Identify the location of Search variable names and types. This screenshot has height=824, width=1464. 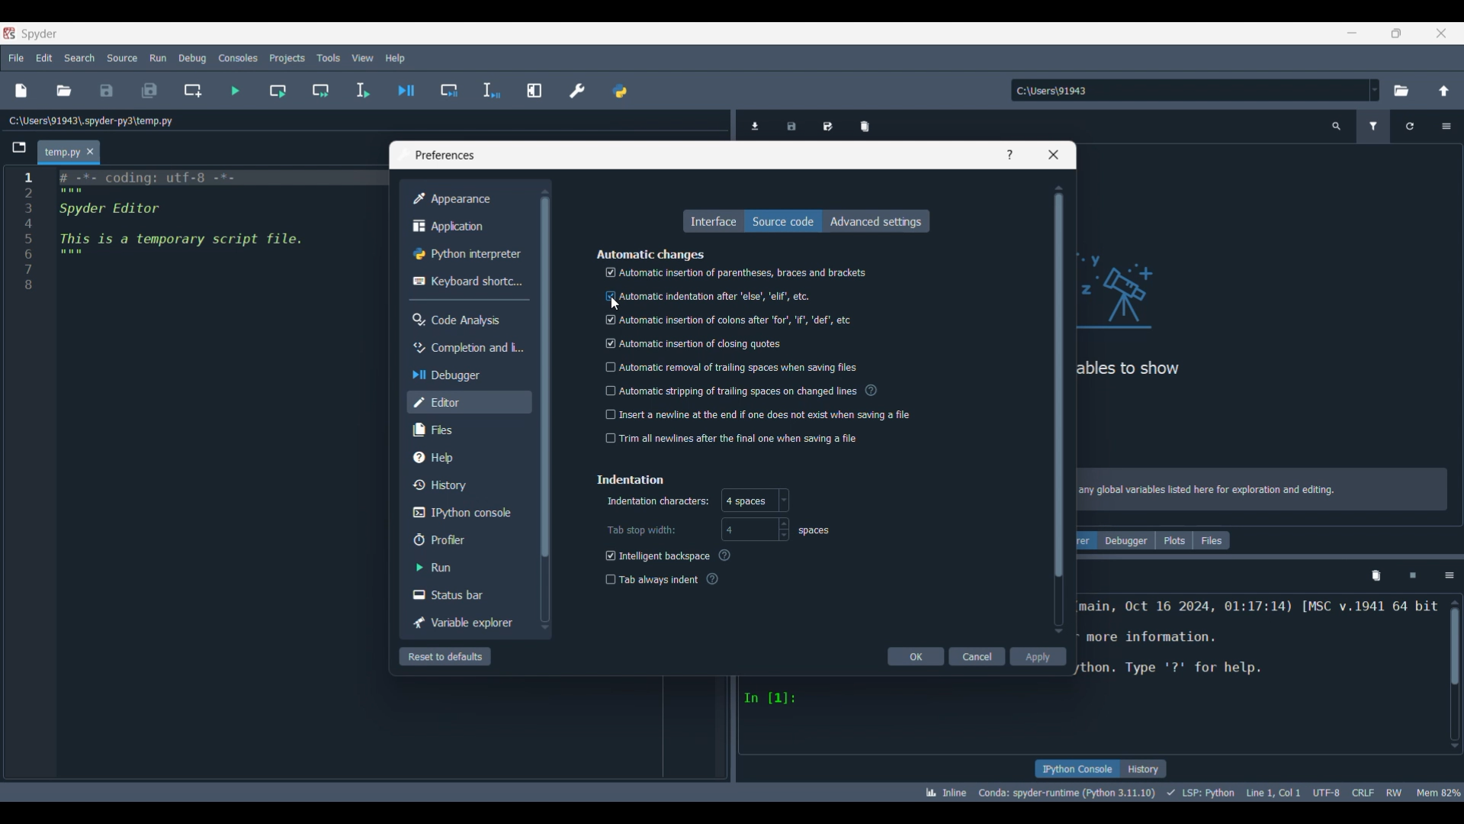
(1337, 127).